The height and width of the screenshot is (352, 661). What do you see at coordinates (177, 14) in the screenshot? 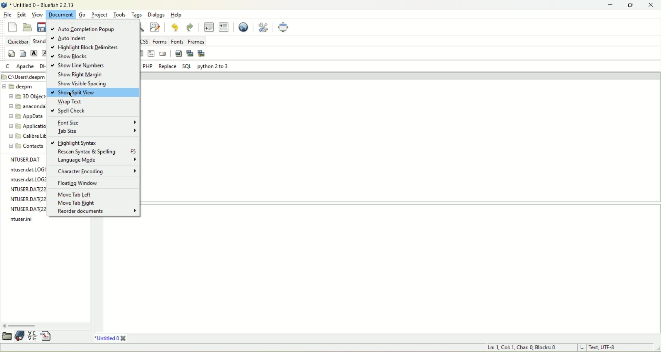
I see `help` at bounding box center [177, 14].